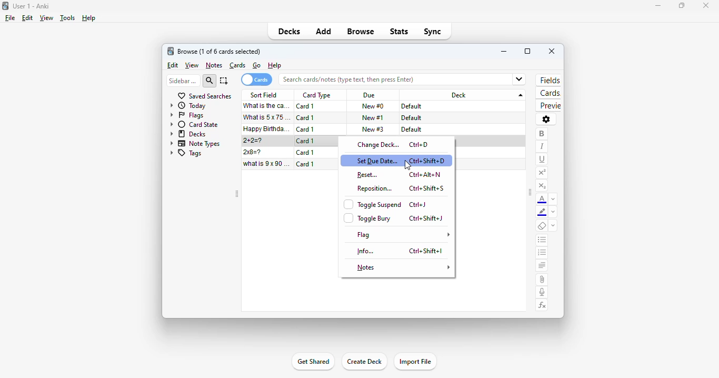  I want to click on maximize, so click(527, 51).